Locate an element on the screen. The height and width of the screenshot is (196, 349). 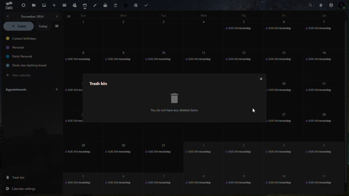
deck is located at coordinates (105, 5).